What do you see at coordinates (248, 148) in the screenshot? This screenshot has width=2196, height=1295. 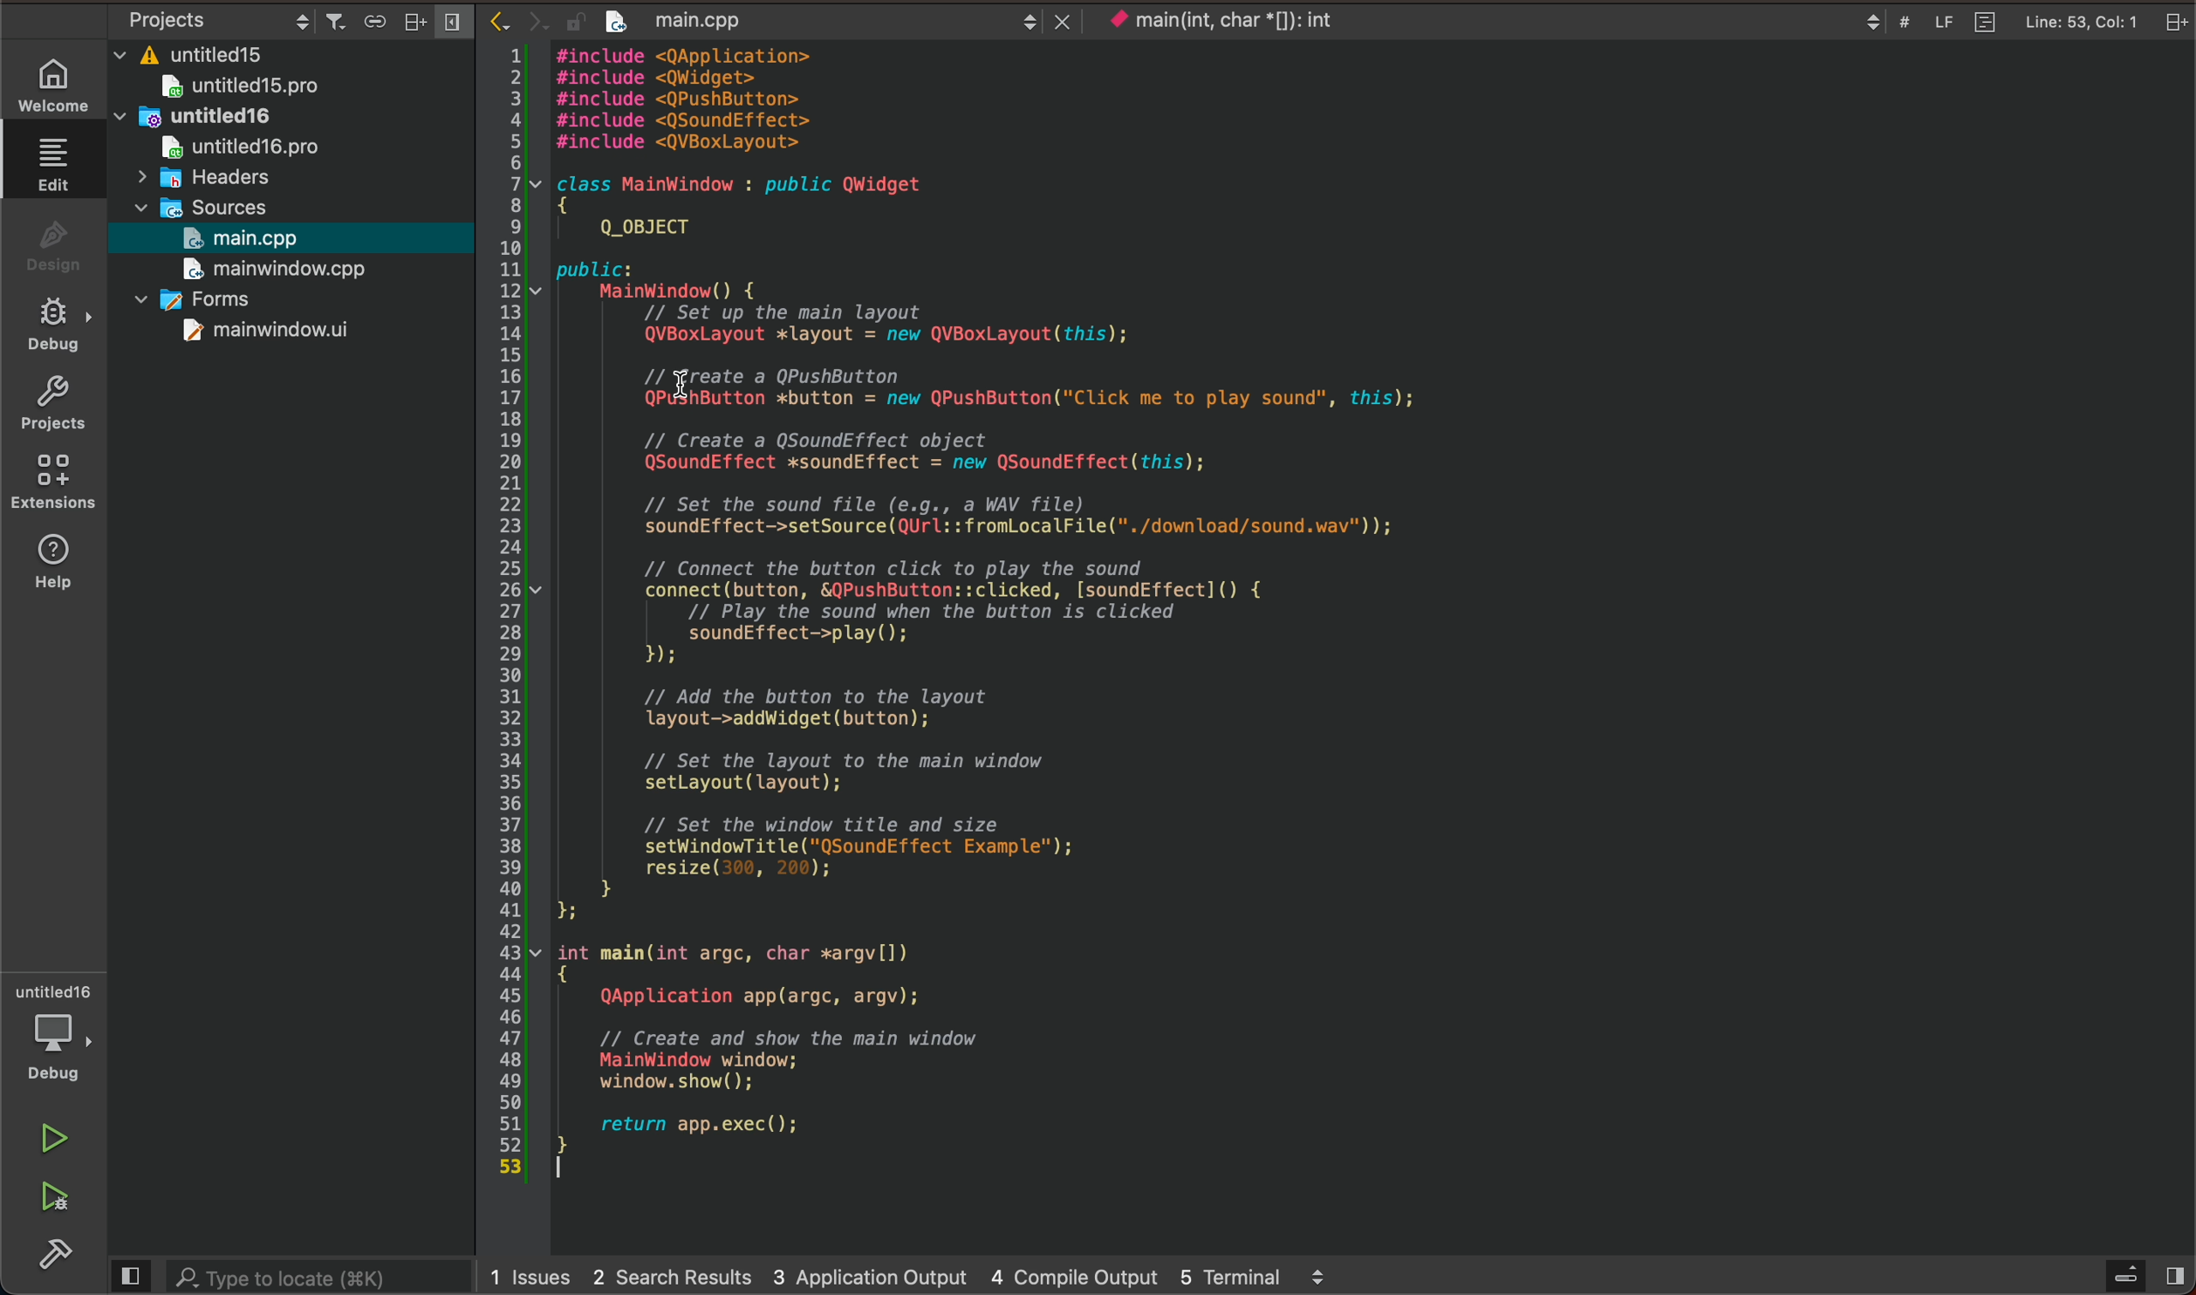 I see `untitledpro` at bounding box center [248, 148].